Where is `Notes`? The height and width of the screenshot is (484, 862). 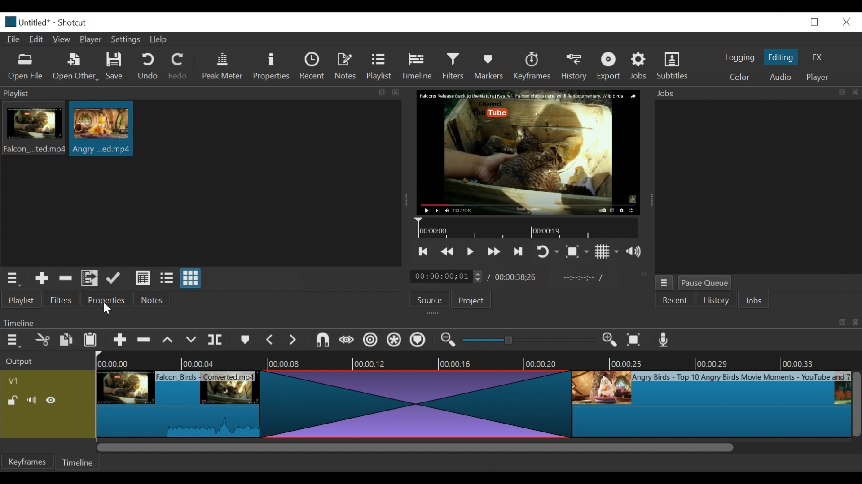
Notes is located at coordinates (347, 66).